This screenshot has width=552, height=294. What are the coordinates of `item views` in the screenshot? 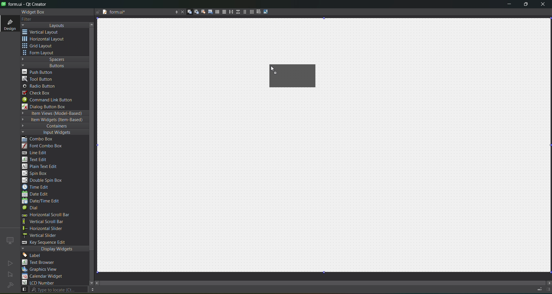 It's located at (54, 114).